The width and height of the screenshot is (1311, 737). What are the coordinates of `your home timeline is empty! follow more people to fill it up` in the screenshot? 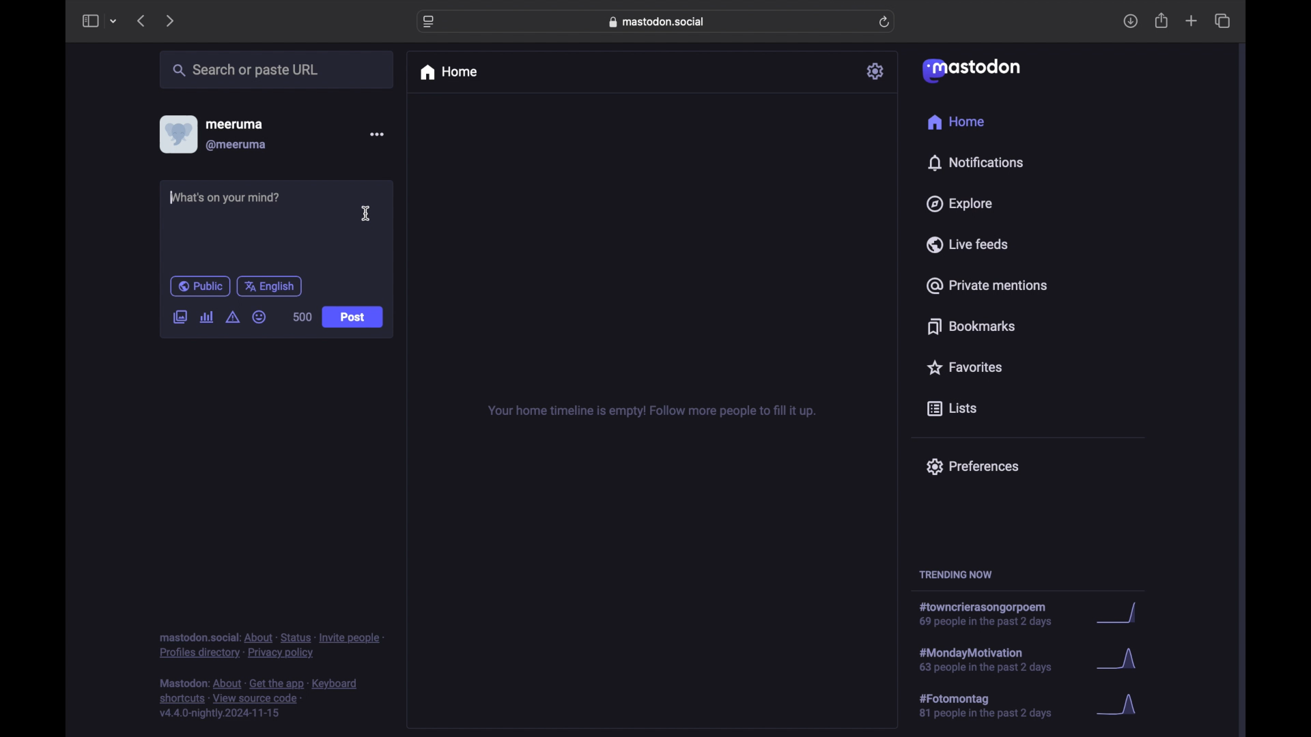 It's located at (651, 411).